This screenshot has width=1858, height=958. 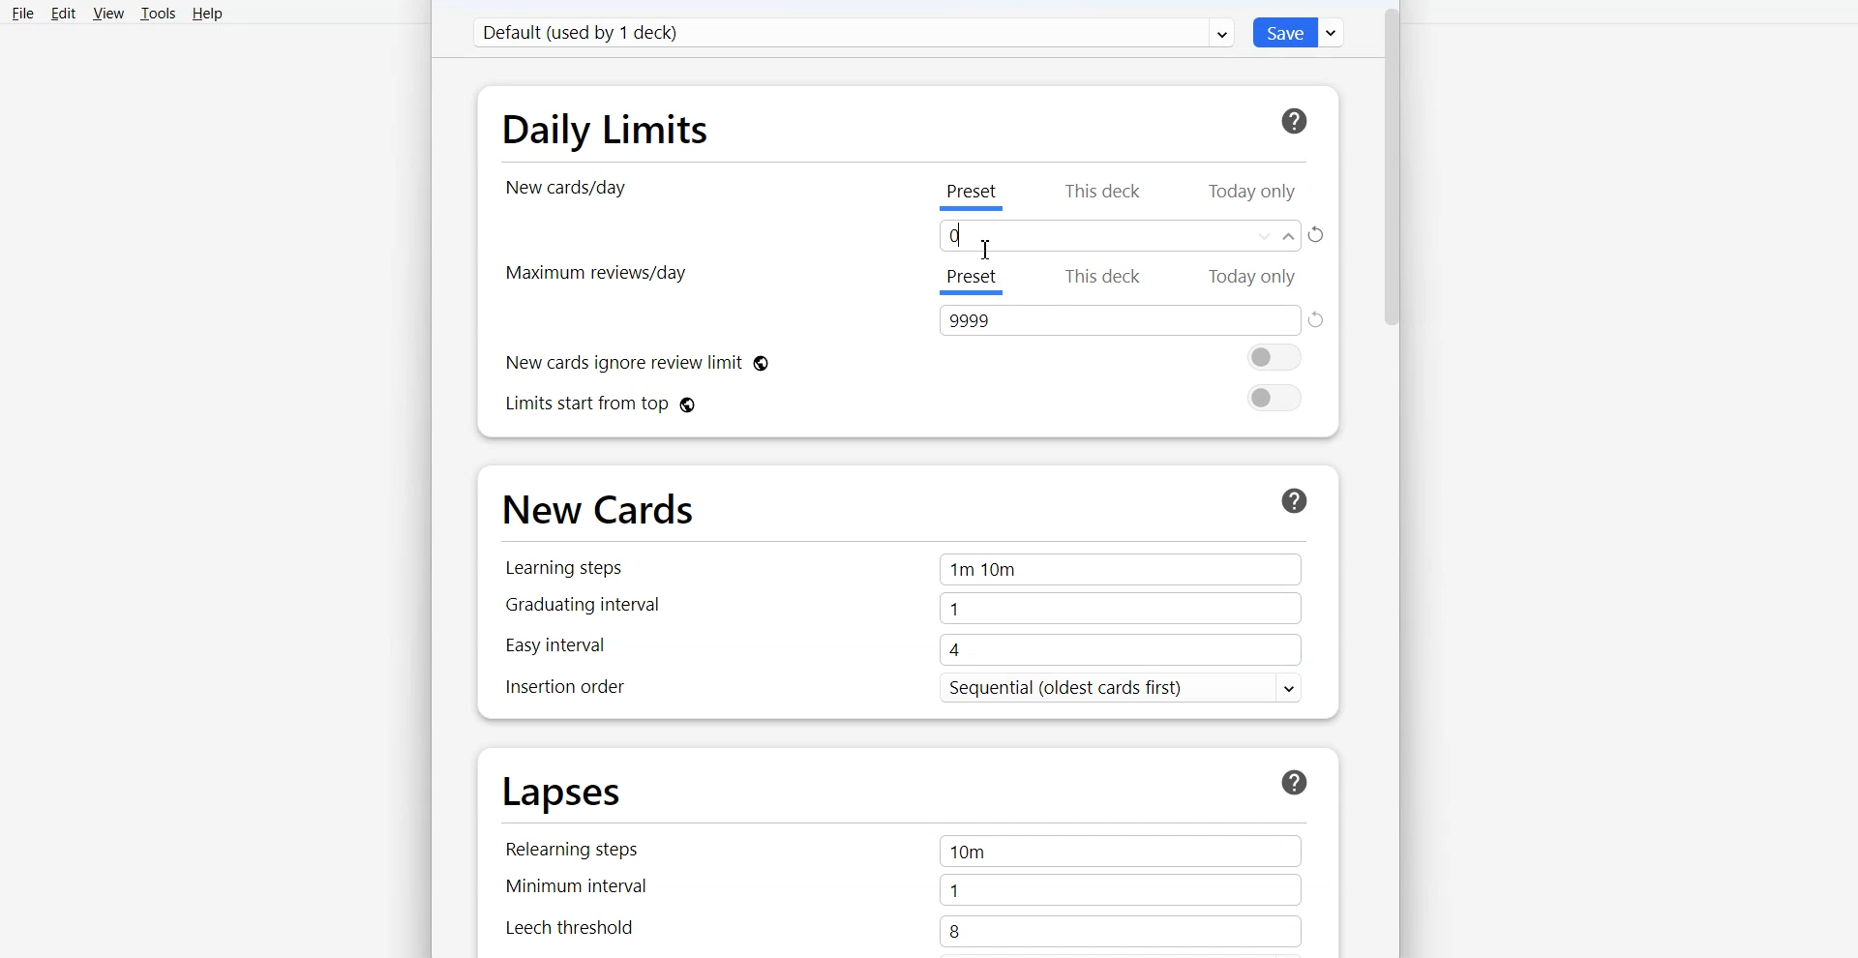 I want to click on Relearning steps, so click(x=596, y=846).